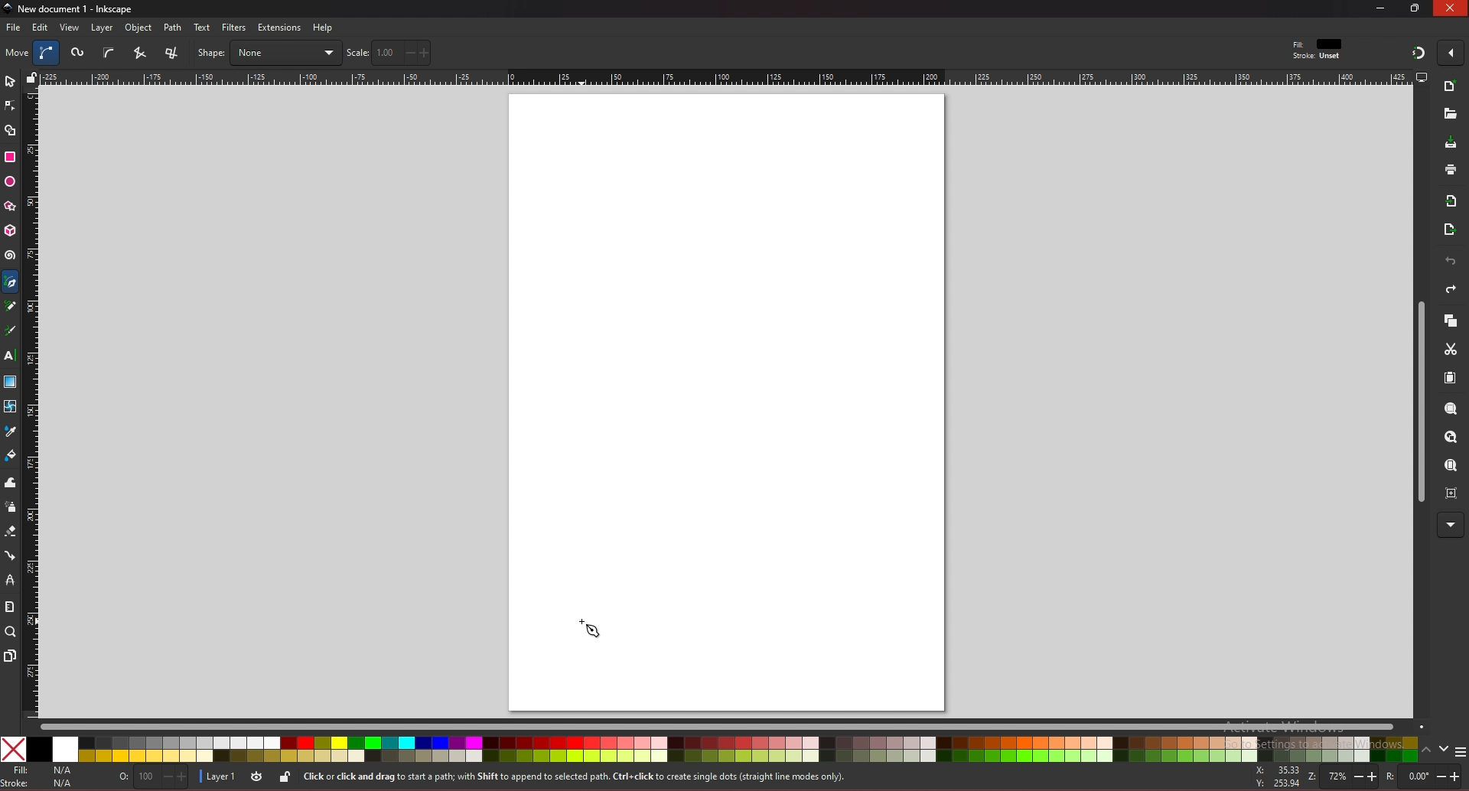 Image resolution: width=1469 pixels, height=791 pixels. I want to click on title, so click(70, 8).